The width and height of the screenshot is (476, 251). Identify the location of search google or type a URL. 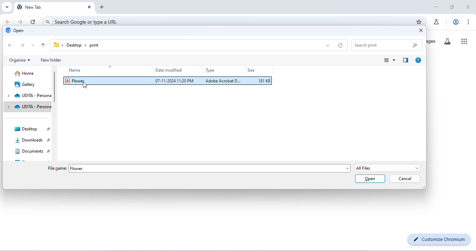
(86, 22).